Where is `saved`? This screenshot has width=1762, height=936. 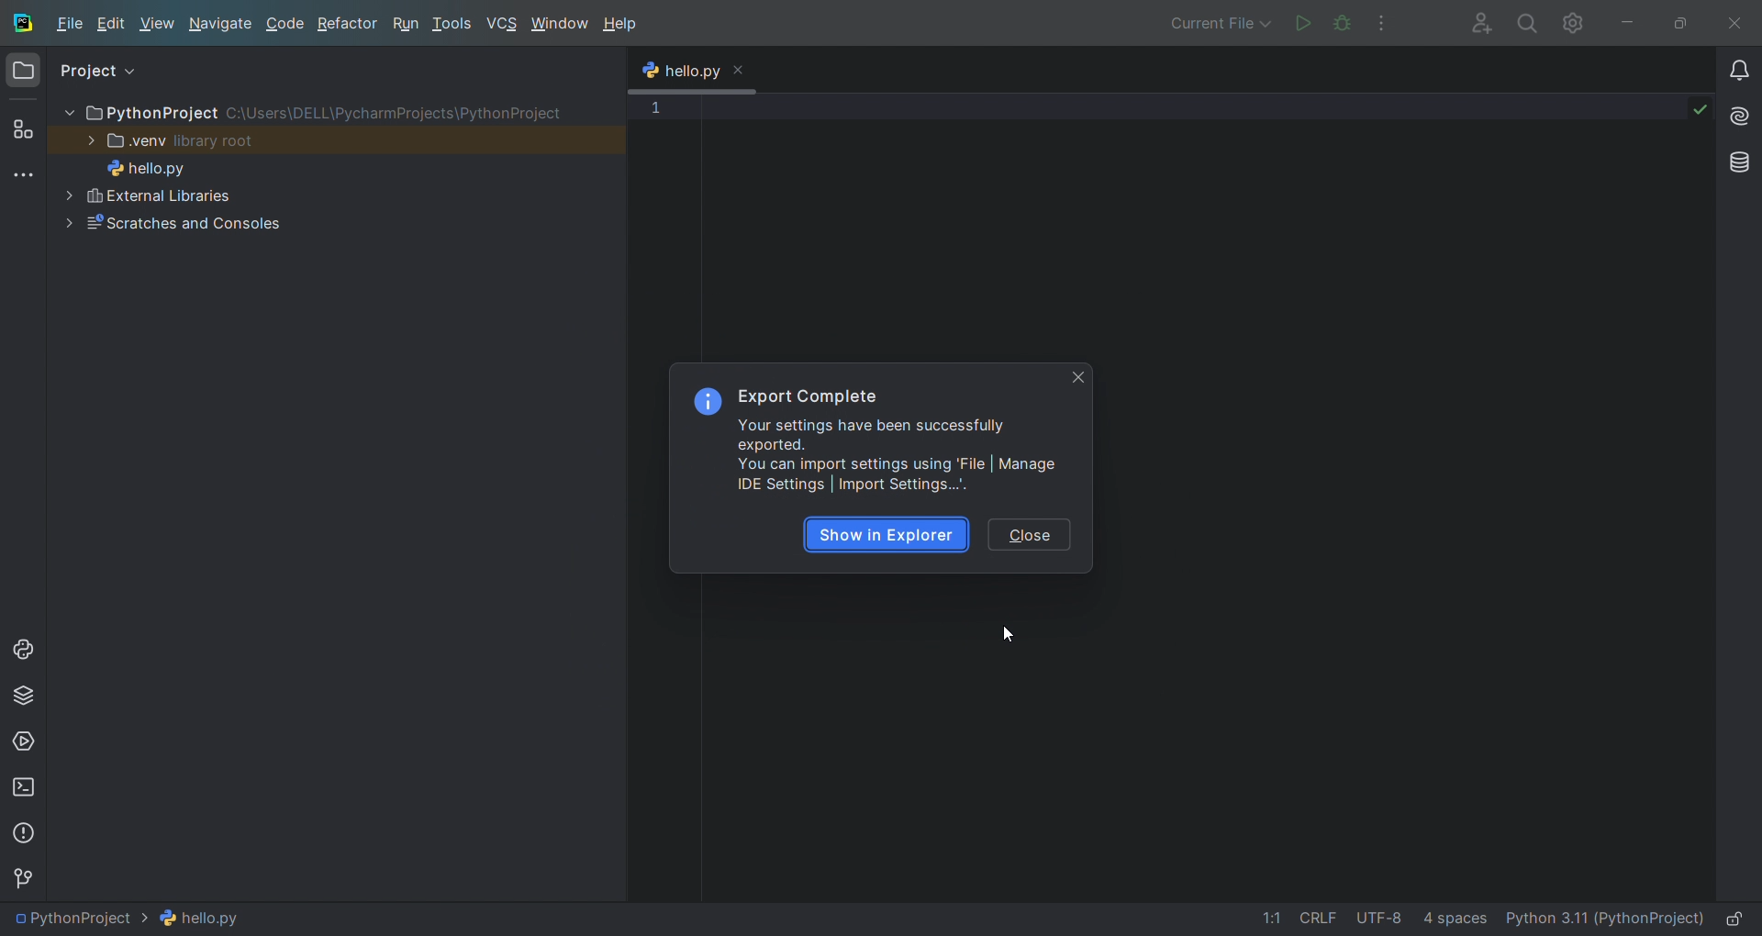 saved is located at coordinates (1700, 107).